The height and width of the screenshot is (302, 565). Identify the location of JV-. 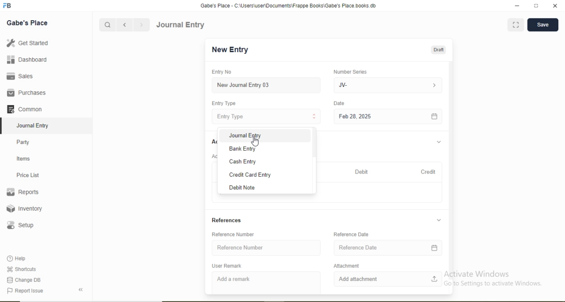
(343, 85).